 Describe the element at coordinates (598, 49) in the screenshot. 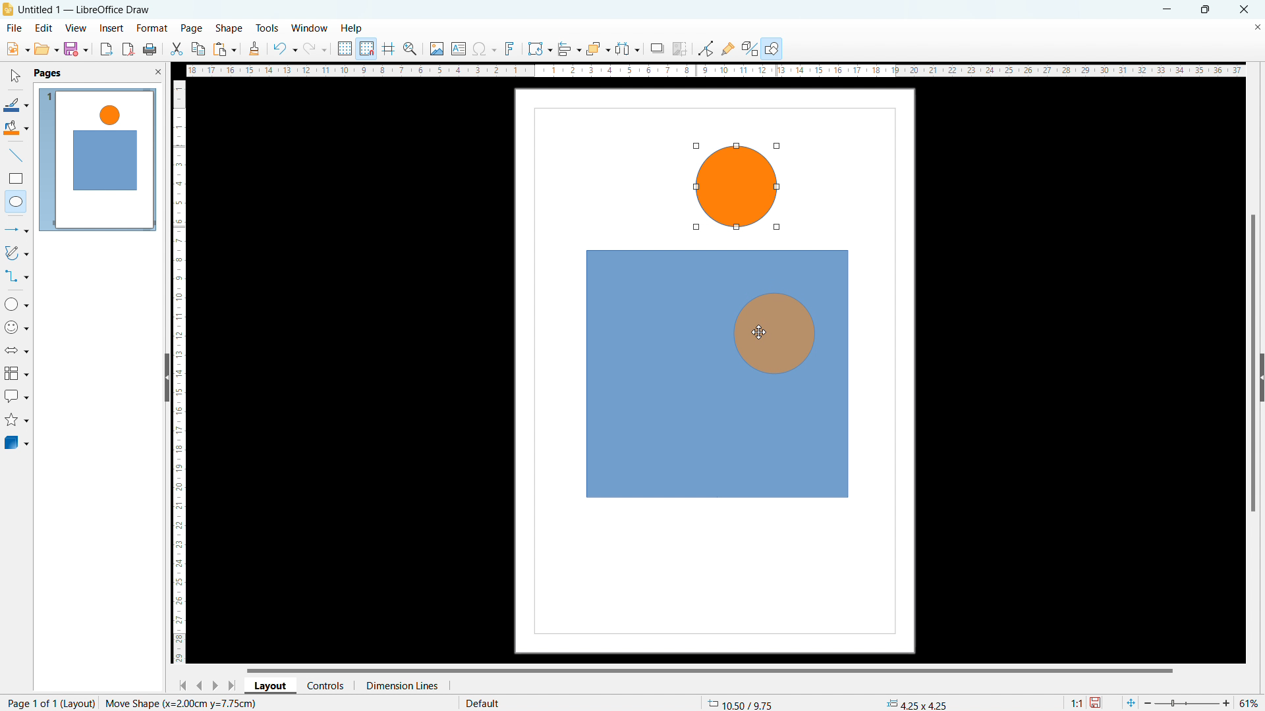

I see `arrange` at that location.